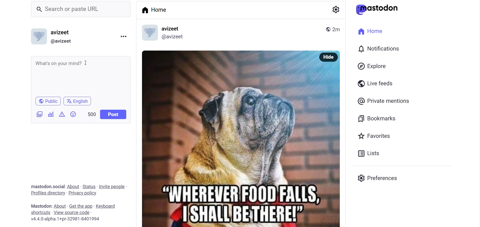  Describe the element at coordinates (334, 10) in the screenshot. I see `setting` at that location.